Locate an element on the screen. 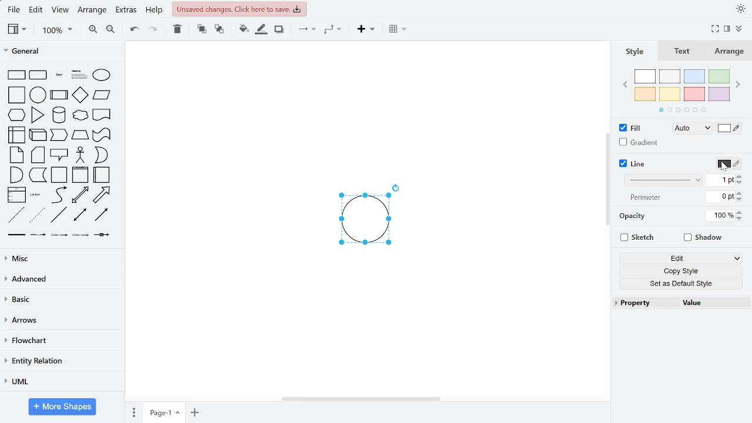 This screenshot has height=423, width=752. document is located at coordinates (101, 116).